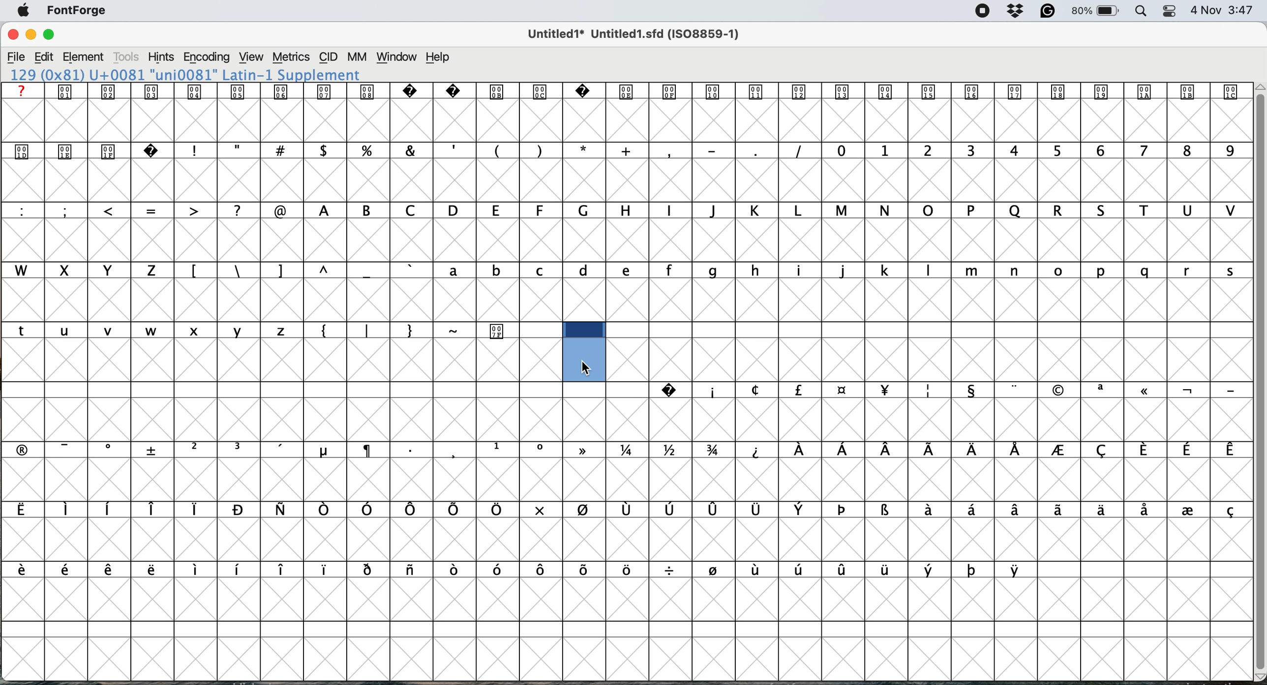  What do you see at coordinates (583, 350) in the screenshot?
I see `select cell` at bounding box center [583, 350].